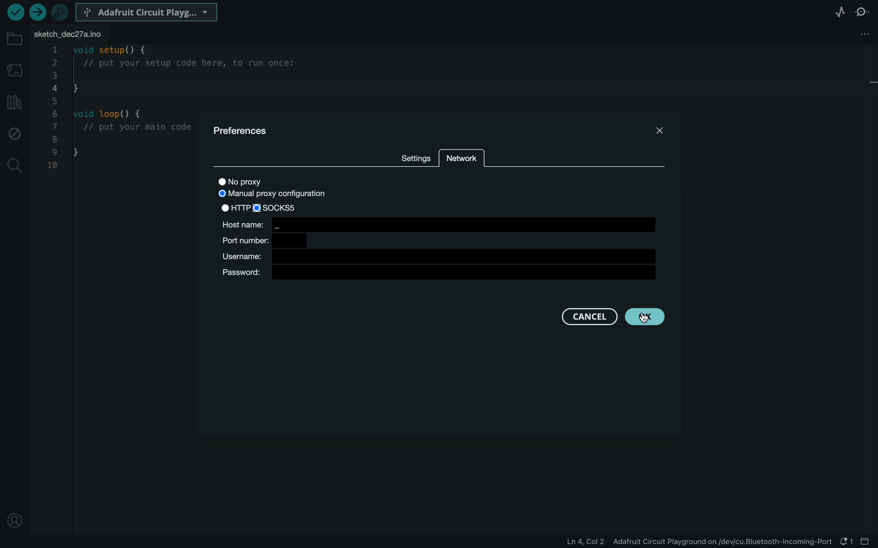  Describe the element at coordinates (863, 12) in the screenshot. I see `serial monitor` at that location.